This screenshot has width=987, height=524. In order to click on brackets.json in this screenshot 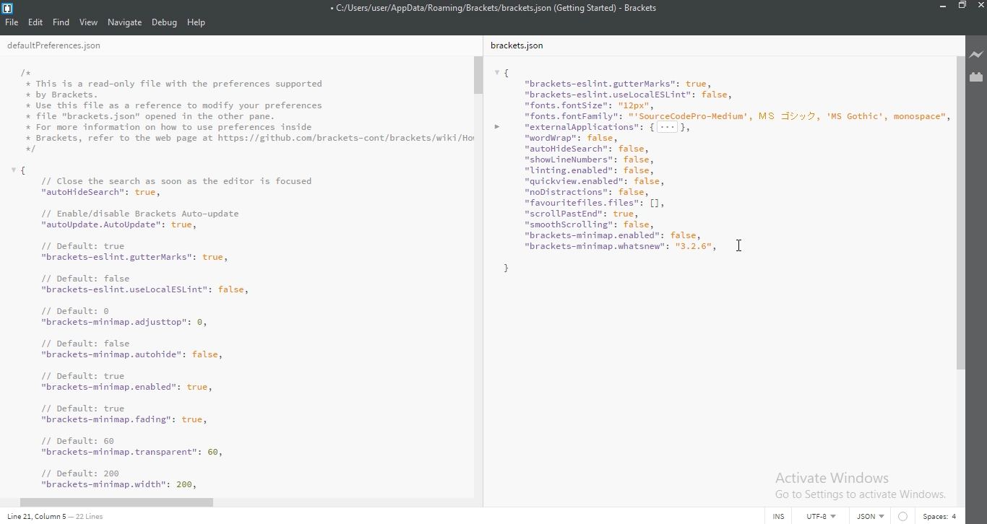, I will do `click(522, 46)`.